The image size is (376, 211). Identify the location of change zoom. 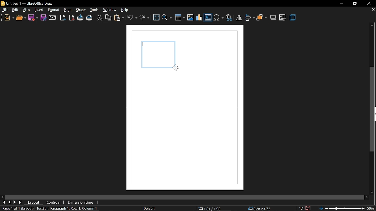
(343, 208).